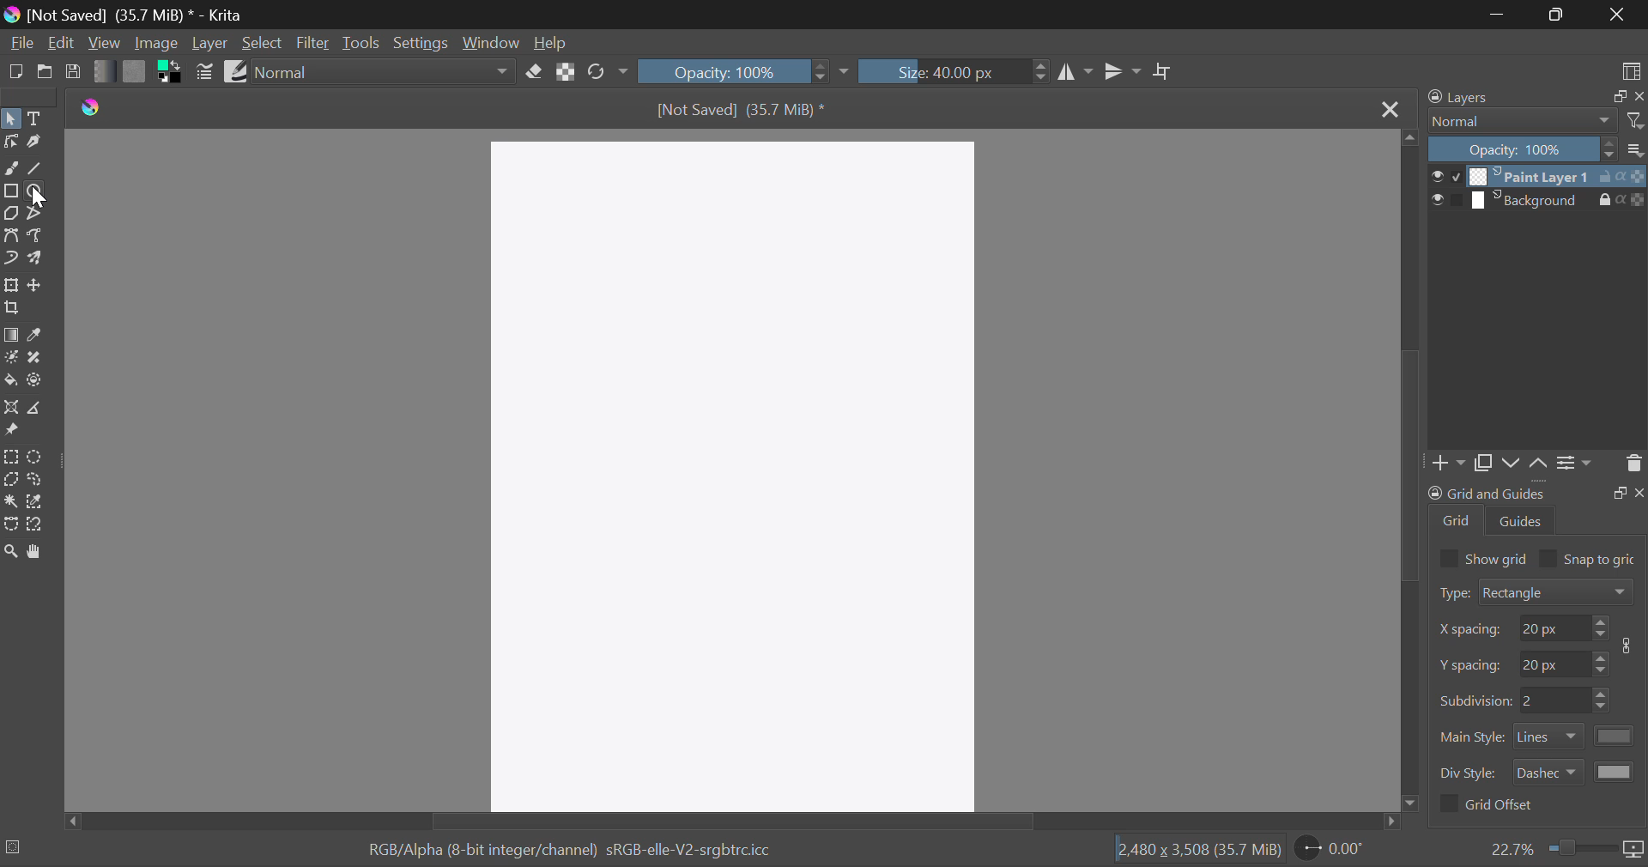 This screenshot has width=1648, height=867. I want to click on Edit Shapes, so click(10, 141).